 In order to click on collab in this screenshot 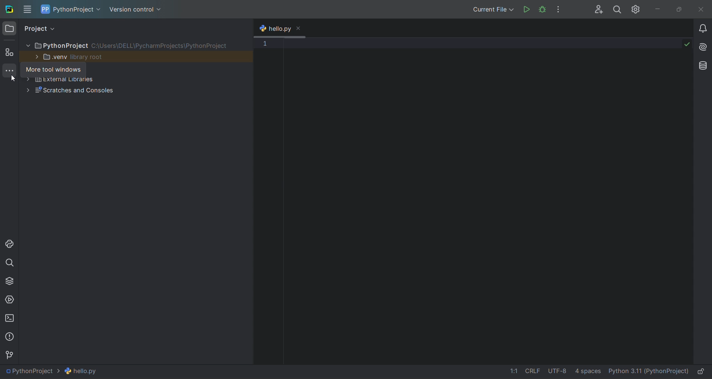, I will do `click(599, 10)`.